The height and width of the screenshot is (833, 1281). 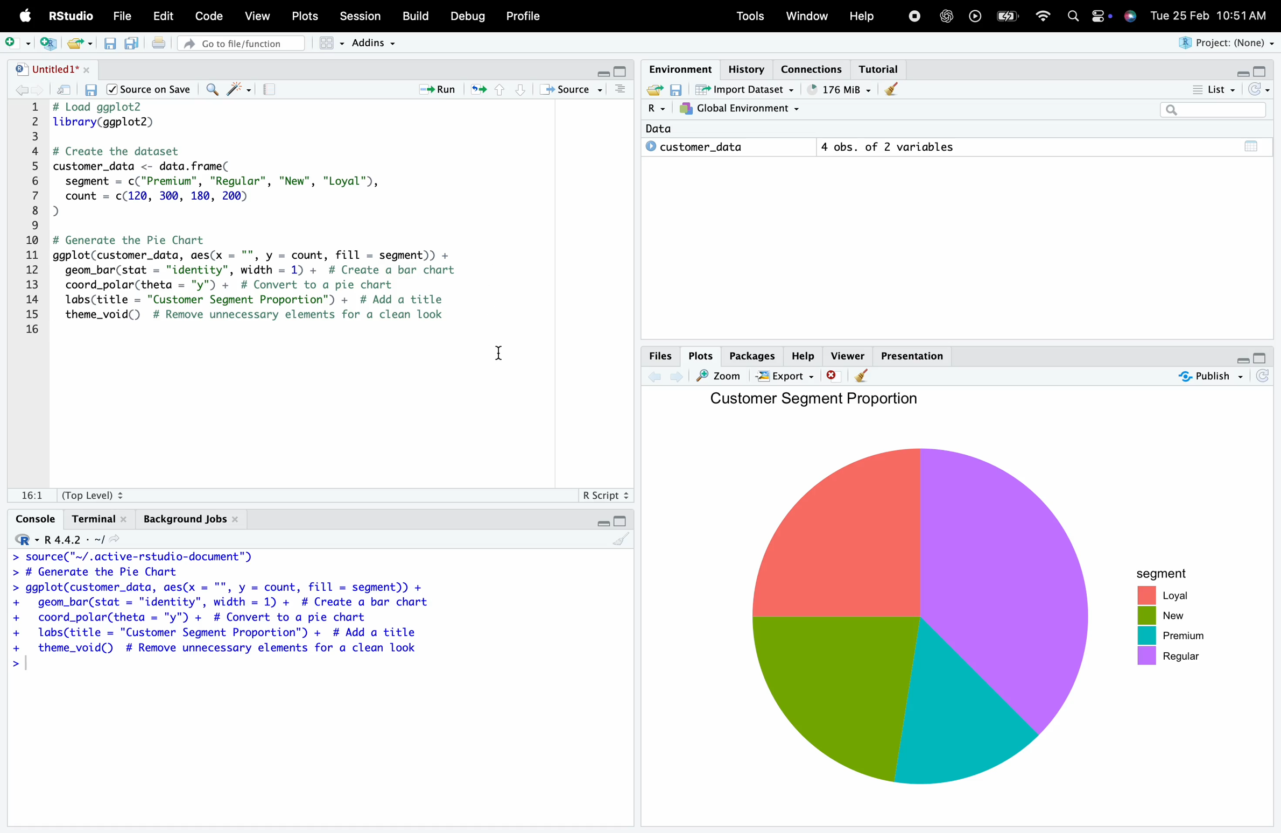 What do you see at coordinates (1011, 15) in the screenshot?
I see `battery` at bounding box center [1011, 15].